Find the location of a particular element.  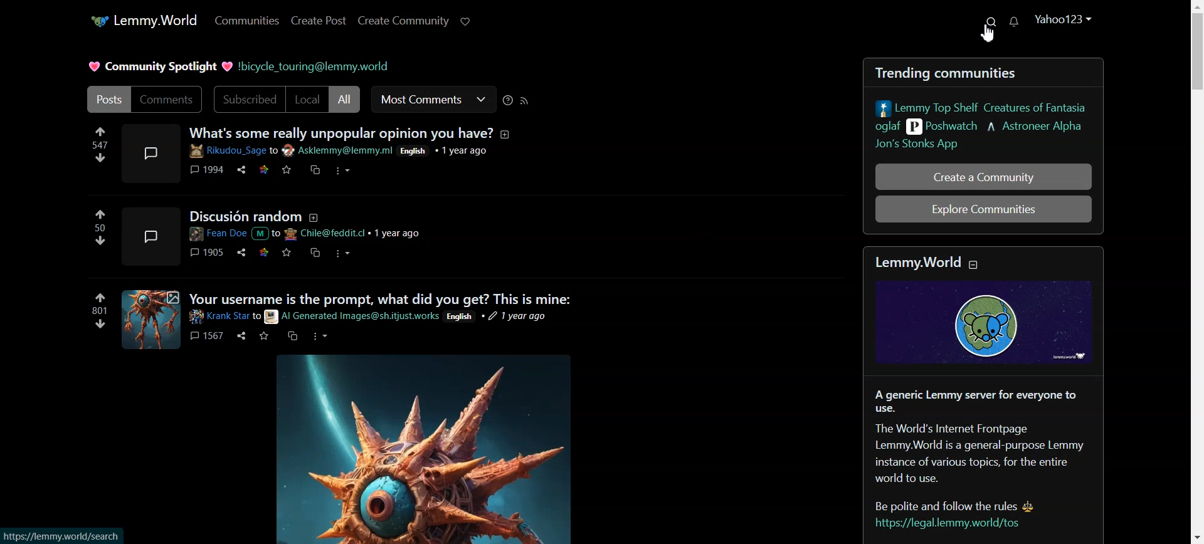

 Fean Doe (Mm) to W Chile@feddit.cl = 1 year ago is located at coordinates (308, 234).